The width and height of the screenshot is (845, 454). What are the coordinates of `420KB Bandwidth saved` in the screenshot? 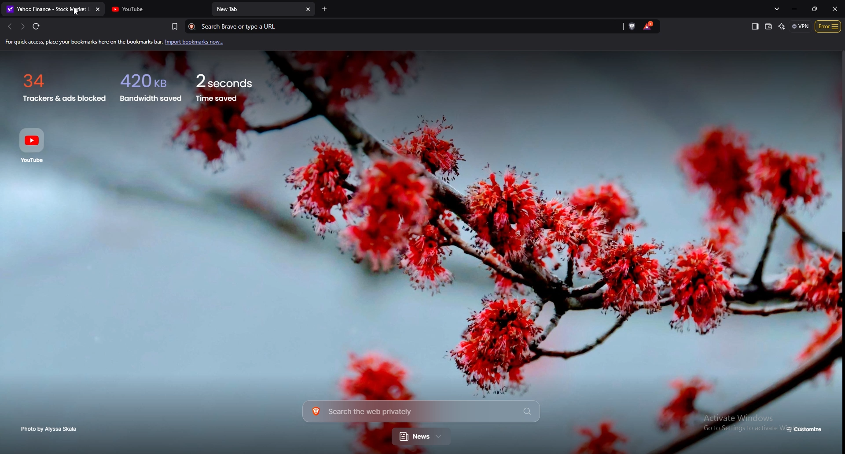 It's located at (149, 85).